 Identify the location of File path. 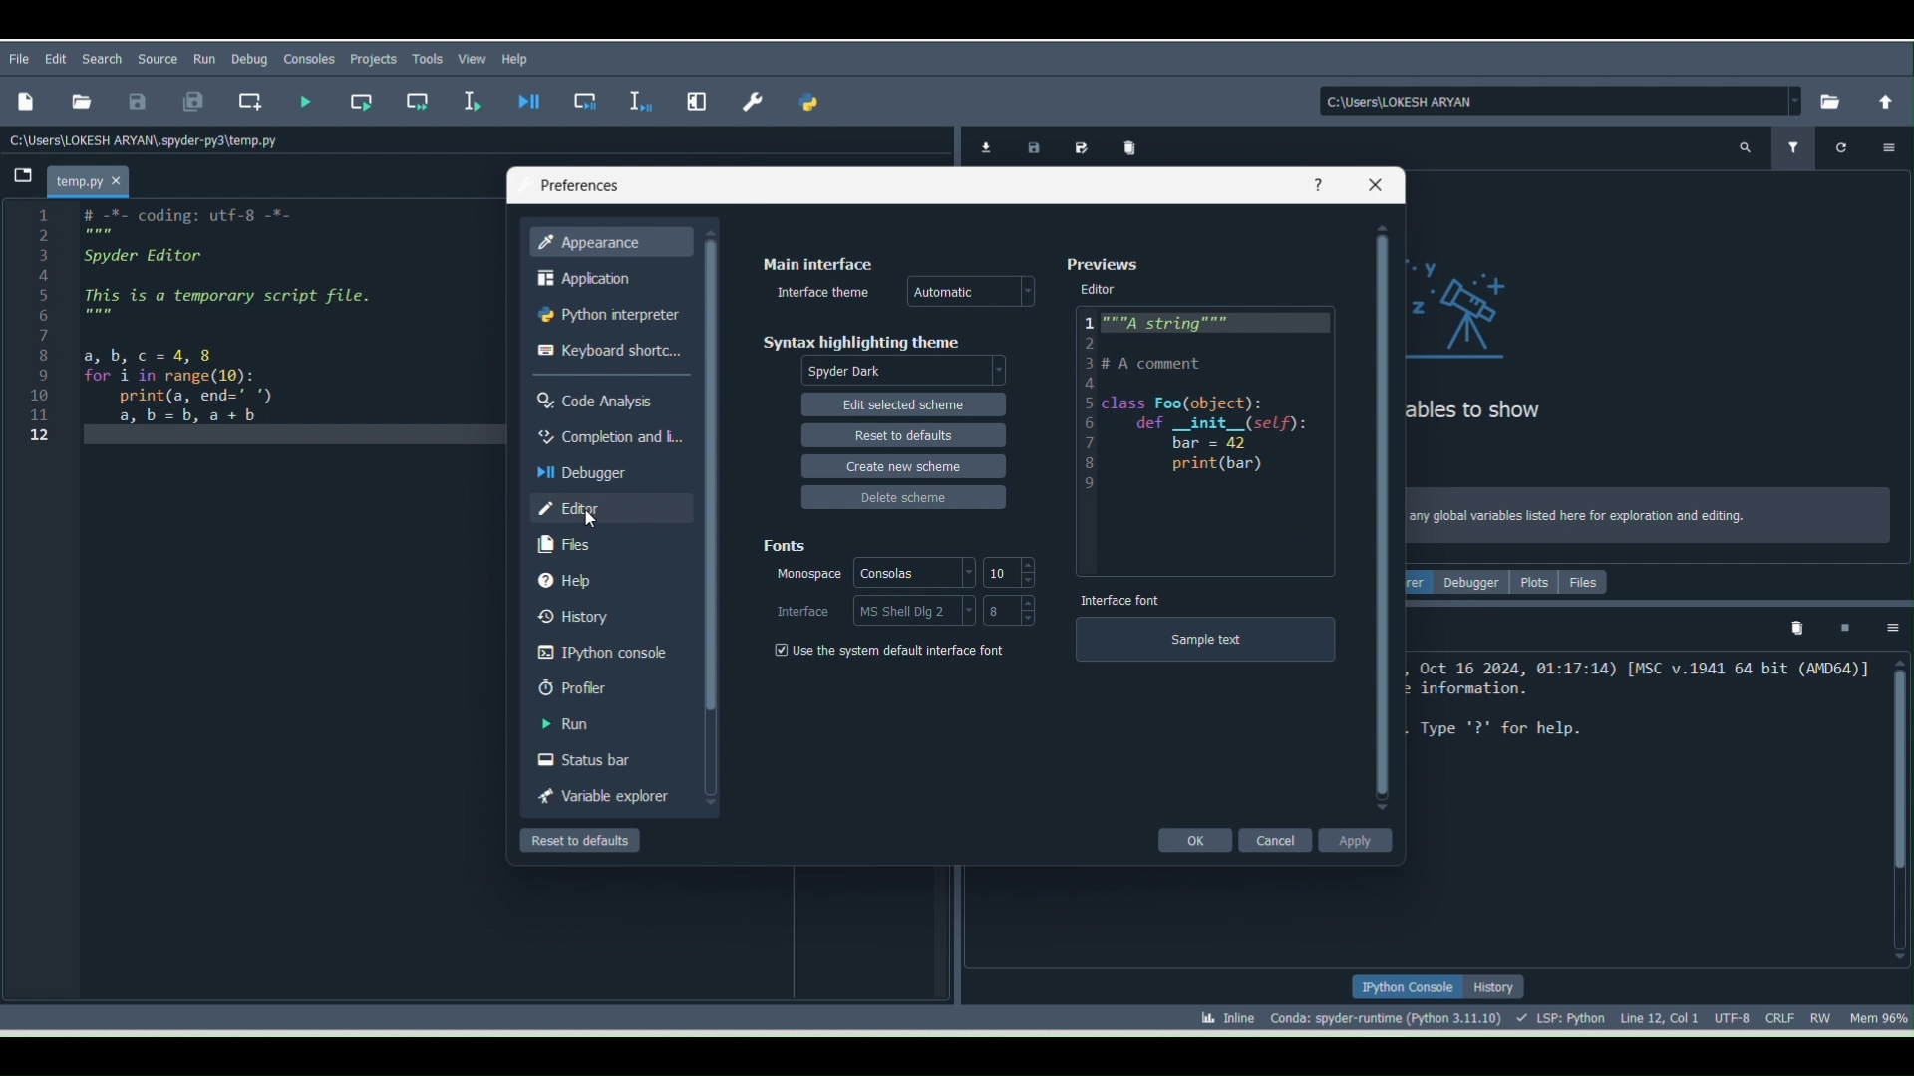
(1562, 101).